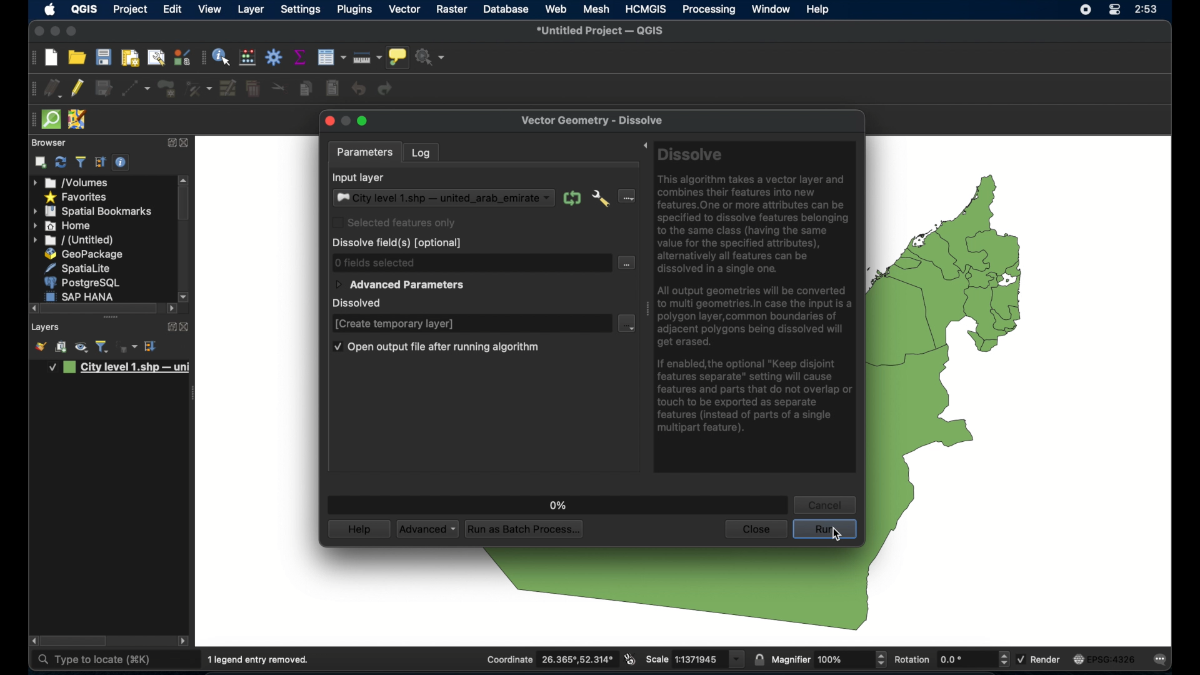 The height and width of the screenshot is (675, 1200). What do you see at coordinates (626, 195) in the screenshot?
I see `input layer dropdown menu` at bounding box center [626, 195].